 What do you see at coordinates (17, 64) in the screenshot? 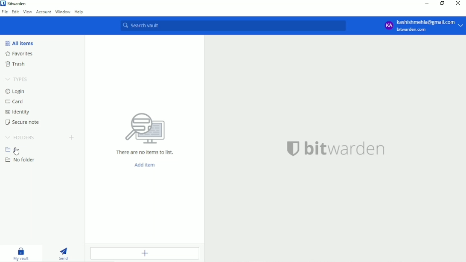
I see `Trash` at bounding box center [17, 64].